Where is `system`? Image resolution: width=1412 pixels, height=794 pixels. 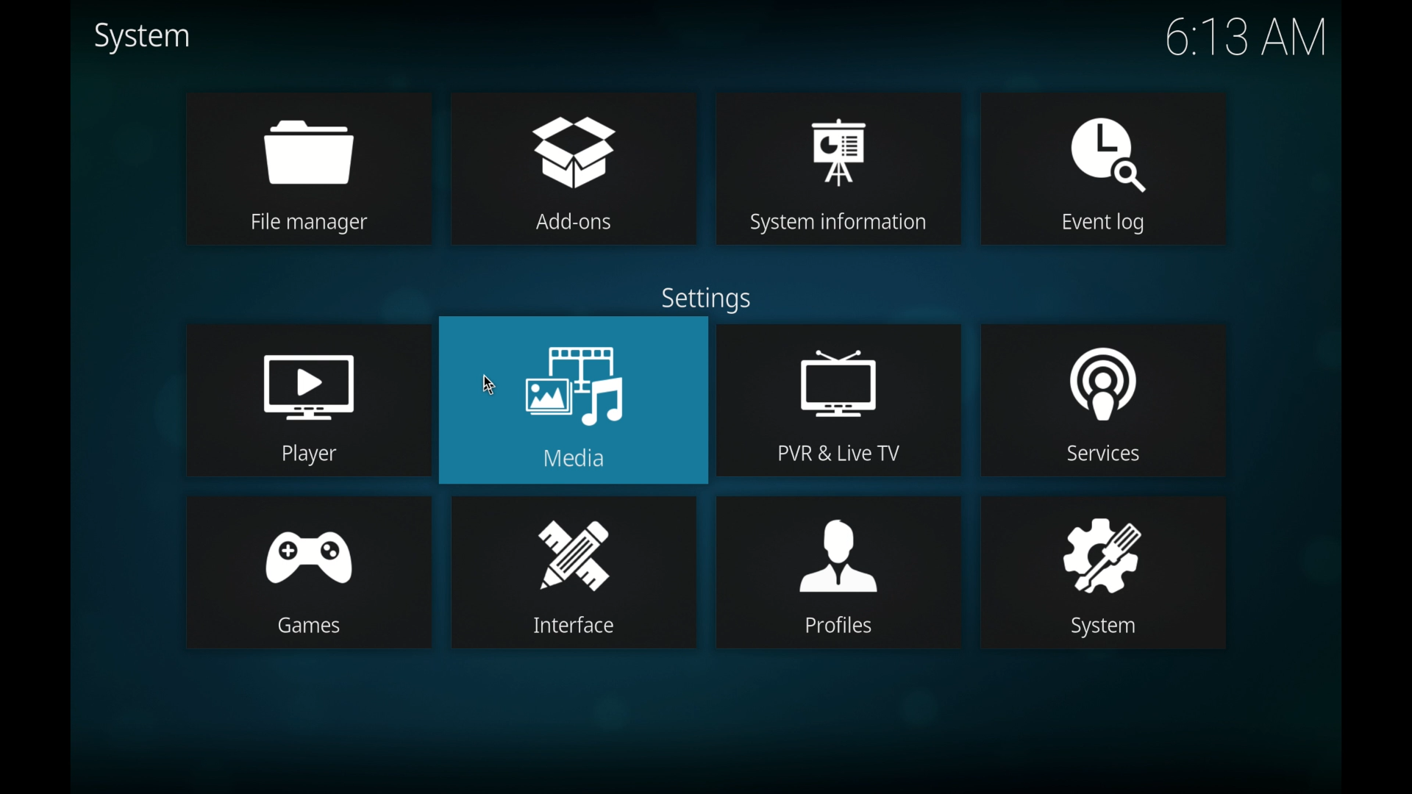 system is located at coordinates (141, 37).